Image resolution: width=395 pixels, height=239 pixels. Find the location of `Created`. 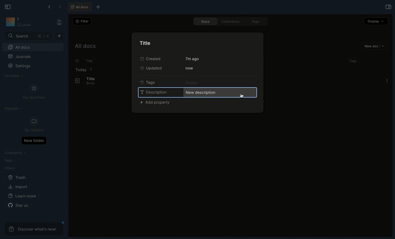

Created is located at coordinates (150, 59).